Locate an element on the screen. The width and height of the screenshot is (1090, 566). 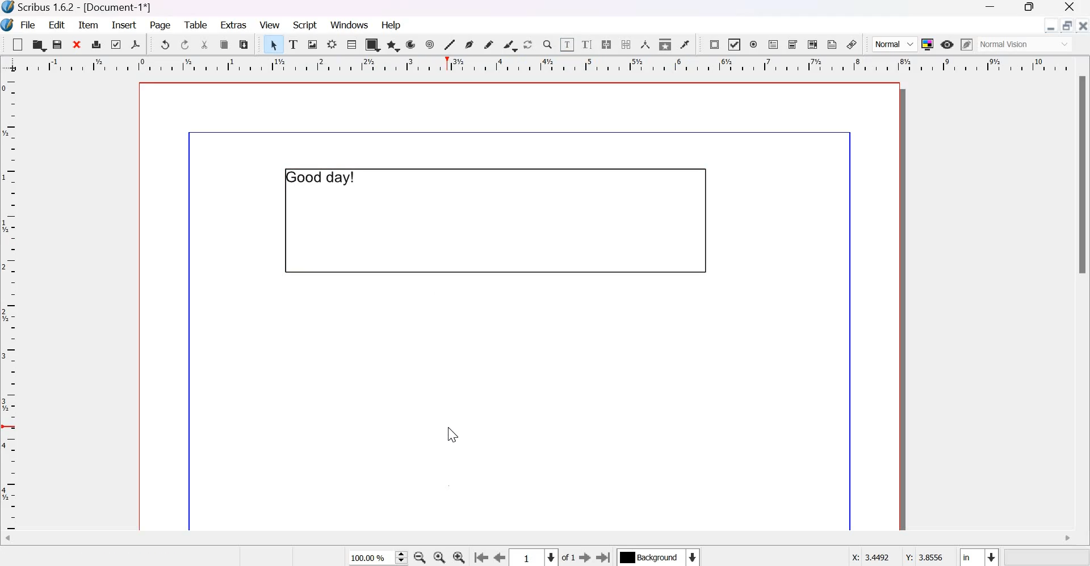
Extras is located at coordinates (234, 24).